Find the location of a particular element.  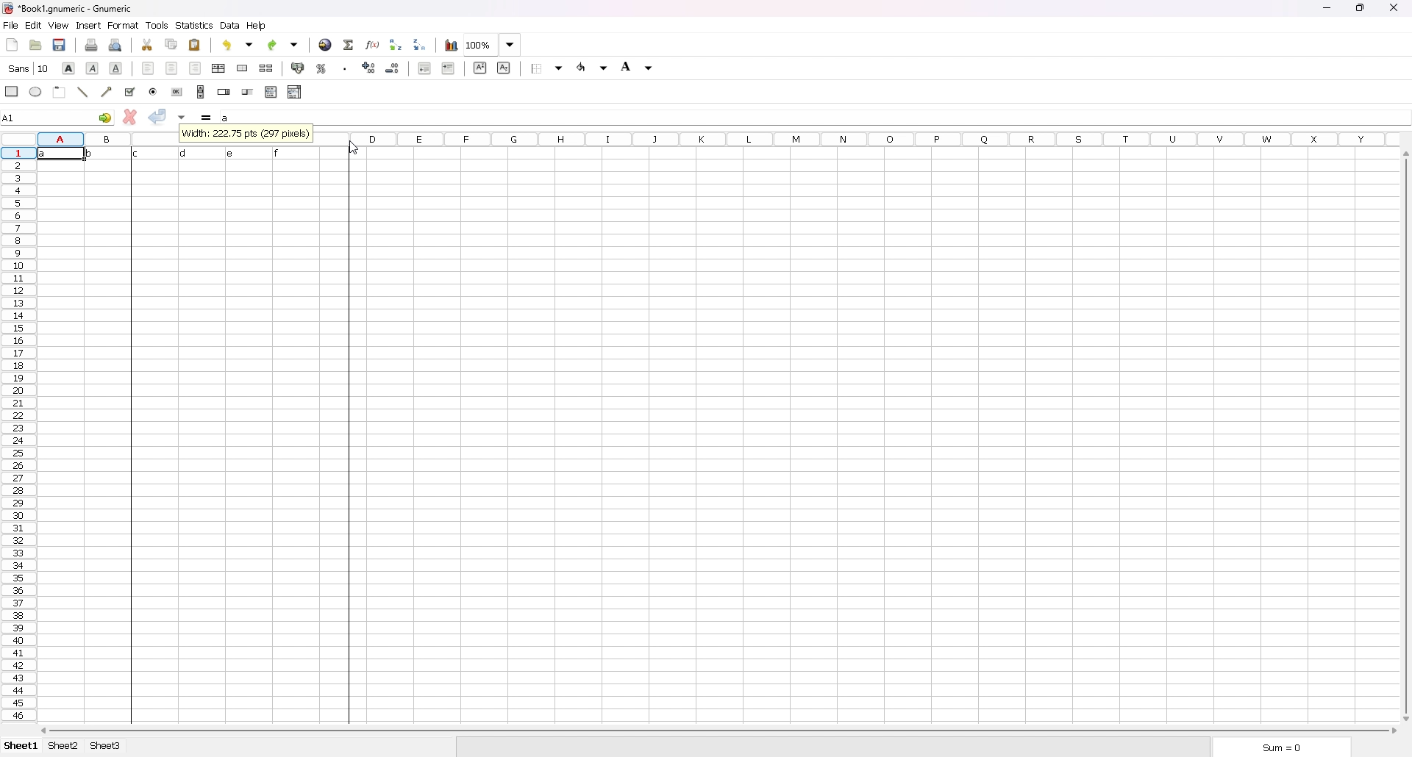

sheet 1 is located at coordinates (21, 746).